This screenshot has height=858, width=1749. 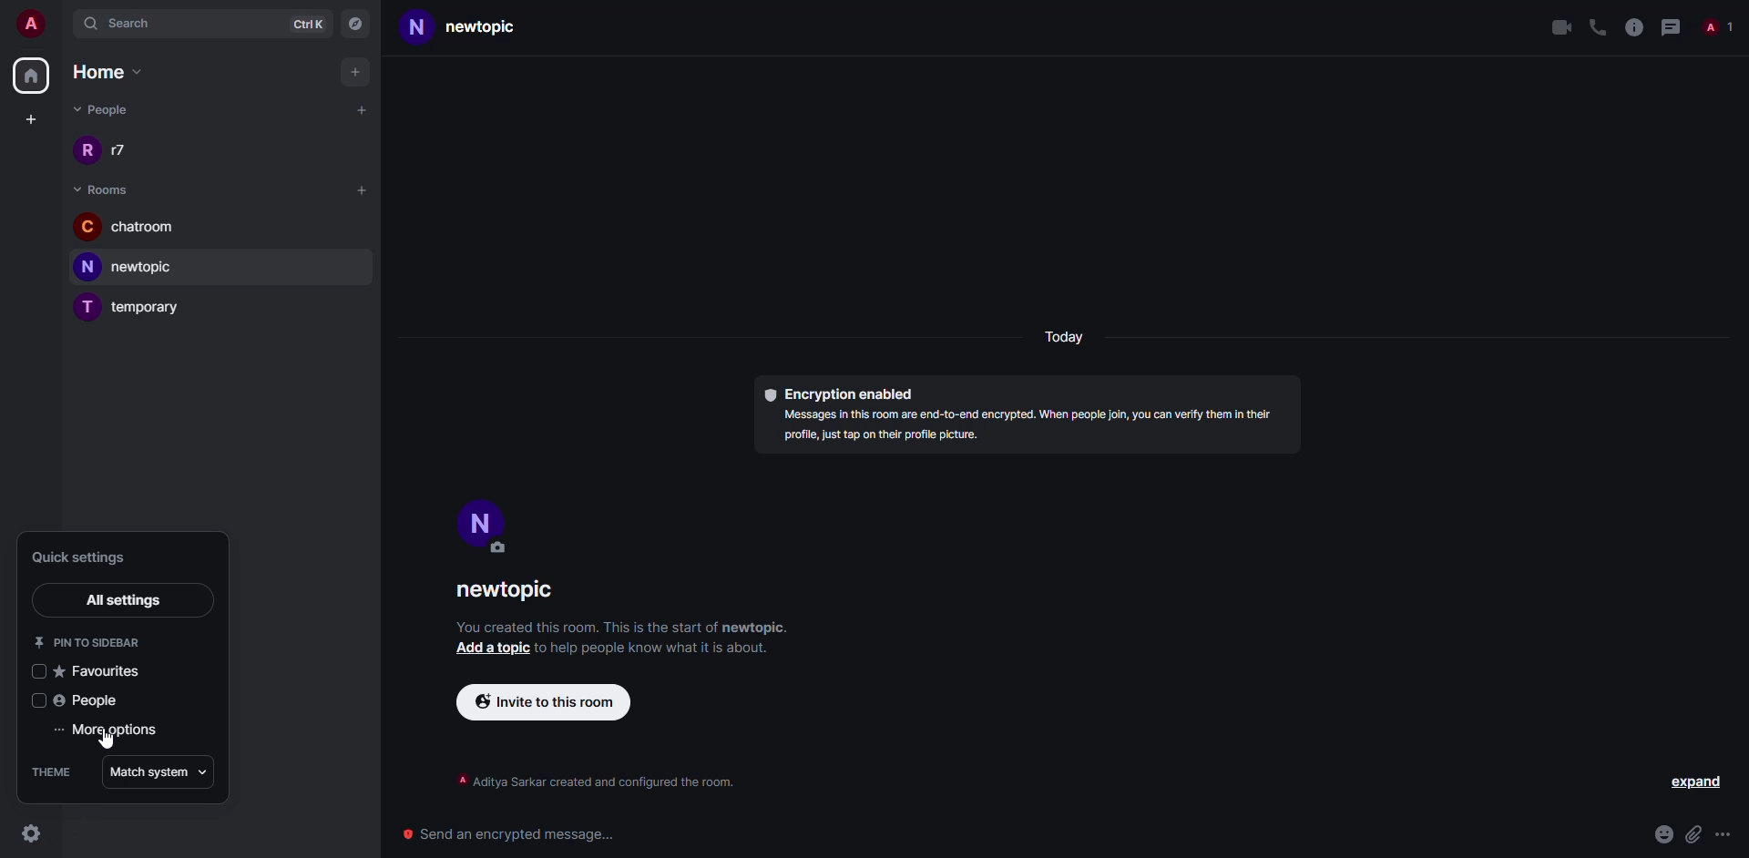 What do you see at coordinates (1634, 27) in the screenshot?
I see `info` at bounding box center [1634, 27].